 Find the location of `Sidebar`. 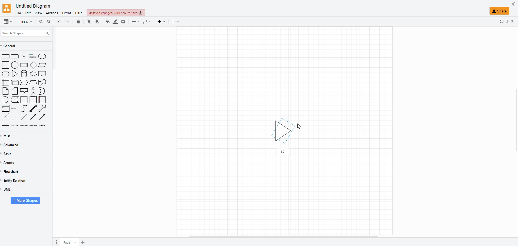

Sidebar is located at coordinates (42, 100).